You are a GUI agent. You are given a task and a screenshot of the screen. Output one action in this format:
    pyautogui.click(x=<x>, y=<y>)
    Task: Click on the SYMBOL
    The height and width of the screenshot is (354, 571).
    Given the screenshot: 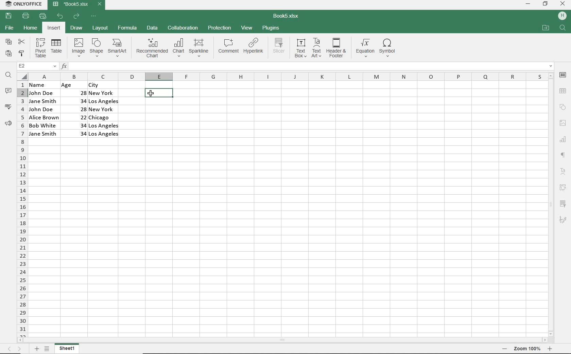 What is the action you would take?
    pyautogui.click(x=390, y=48)
    